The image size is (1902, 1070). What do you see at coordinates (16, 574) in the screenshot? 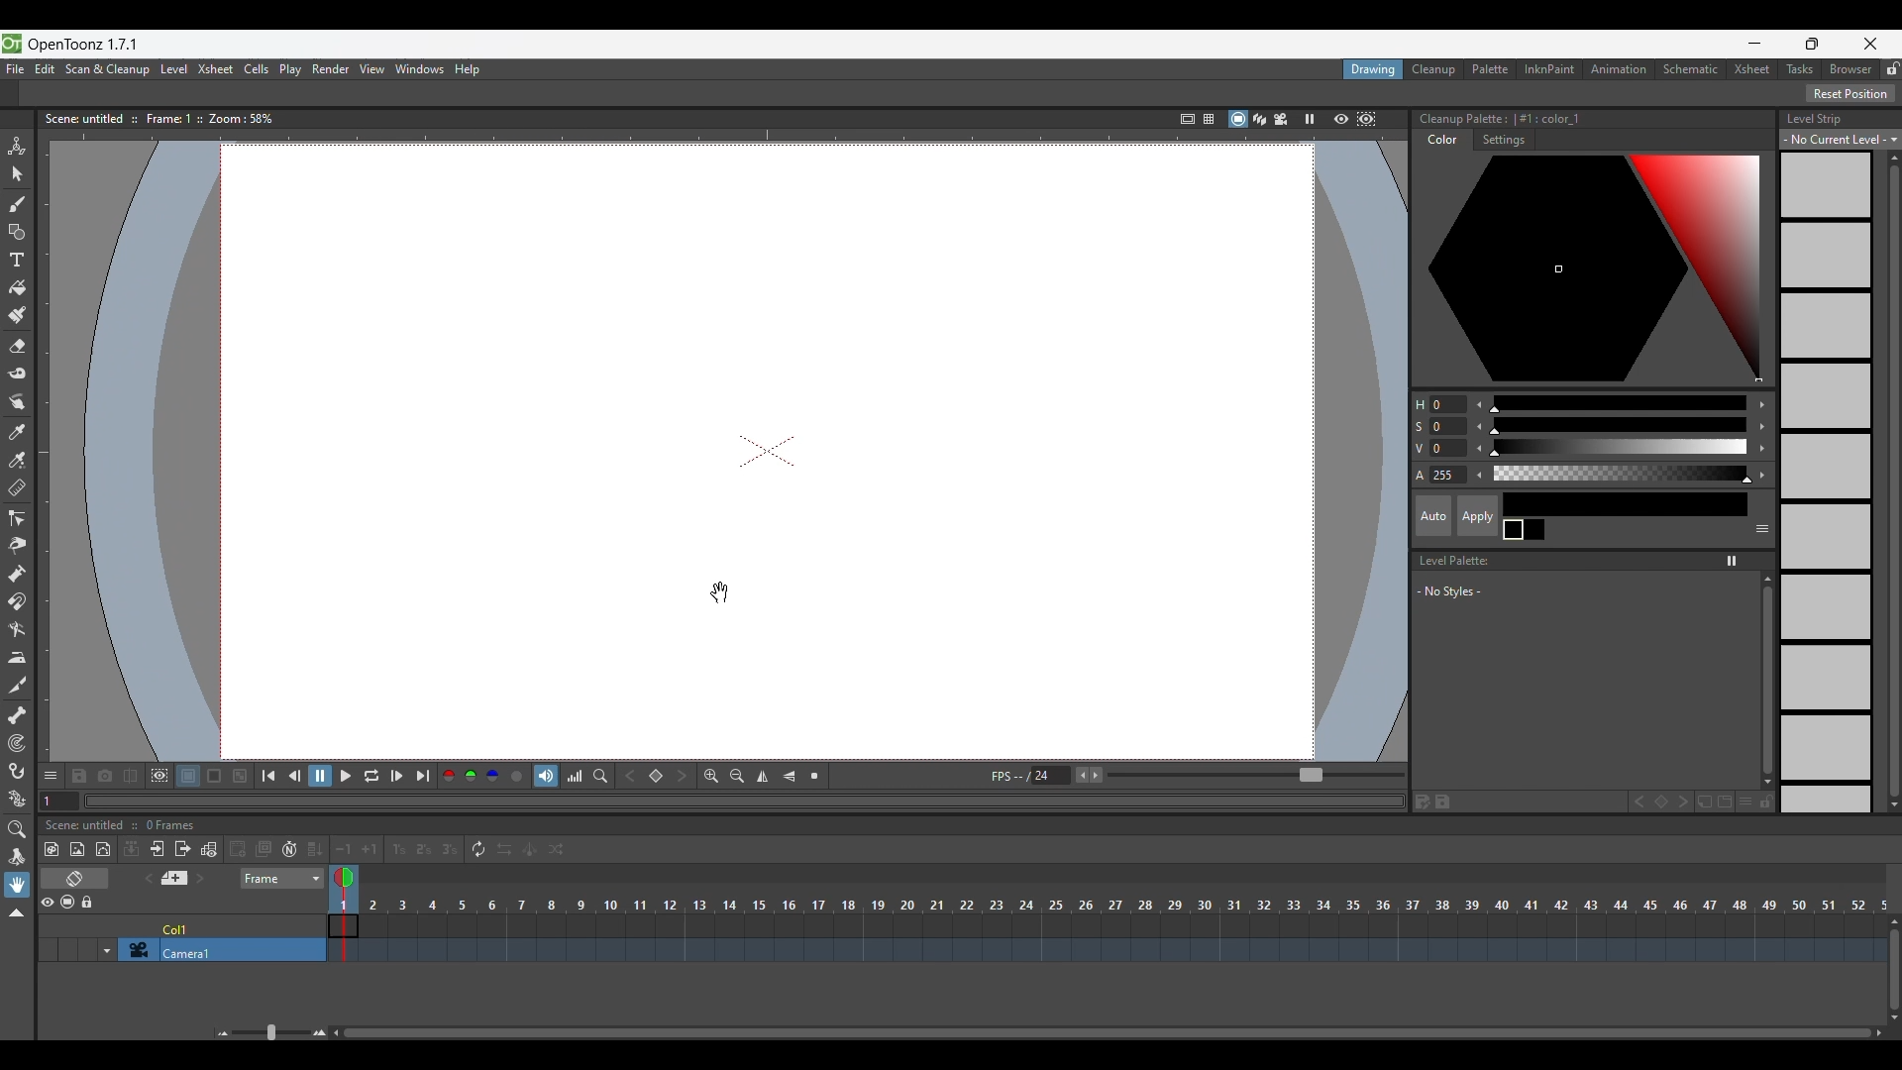
I see `Pump tool` at bounding box center [16, 574].